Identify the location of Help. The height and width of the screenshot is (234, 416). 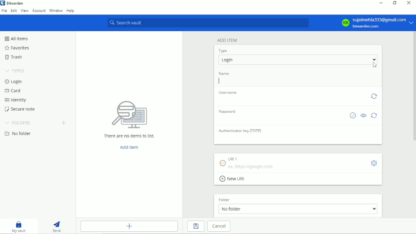
(70, 10).